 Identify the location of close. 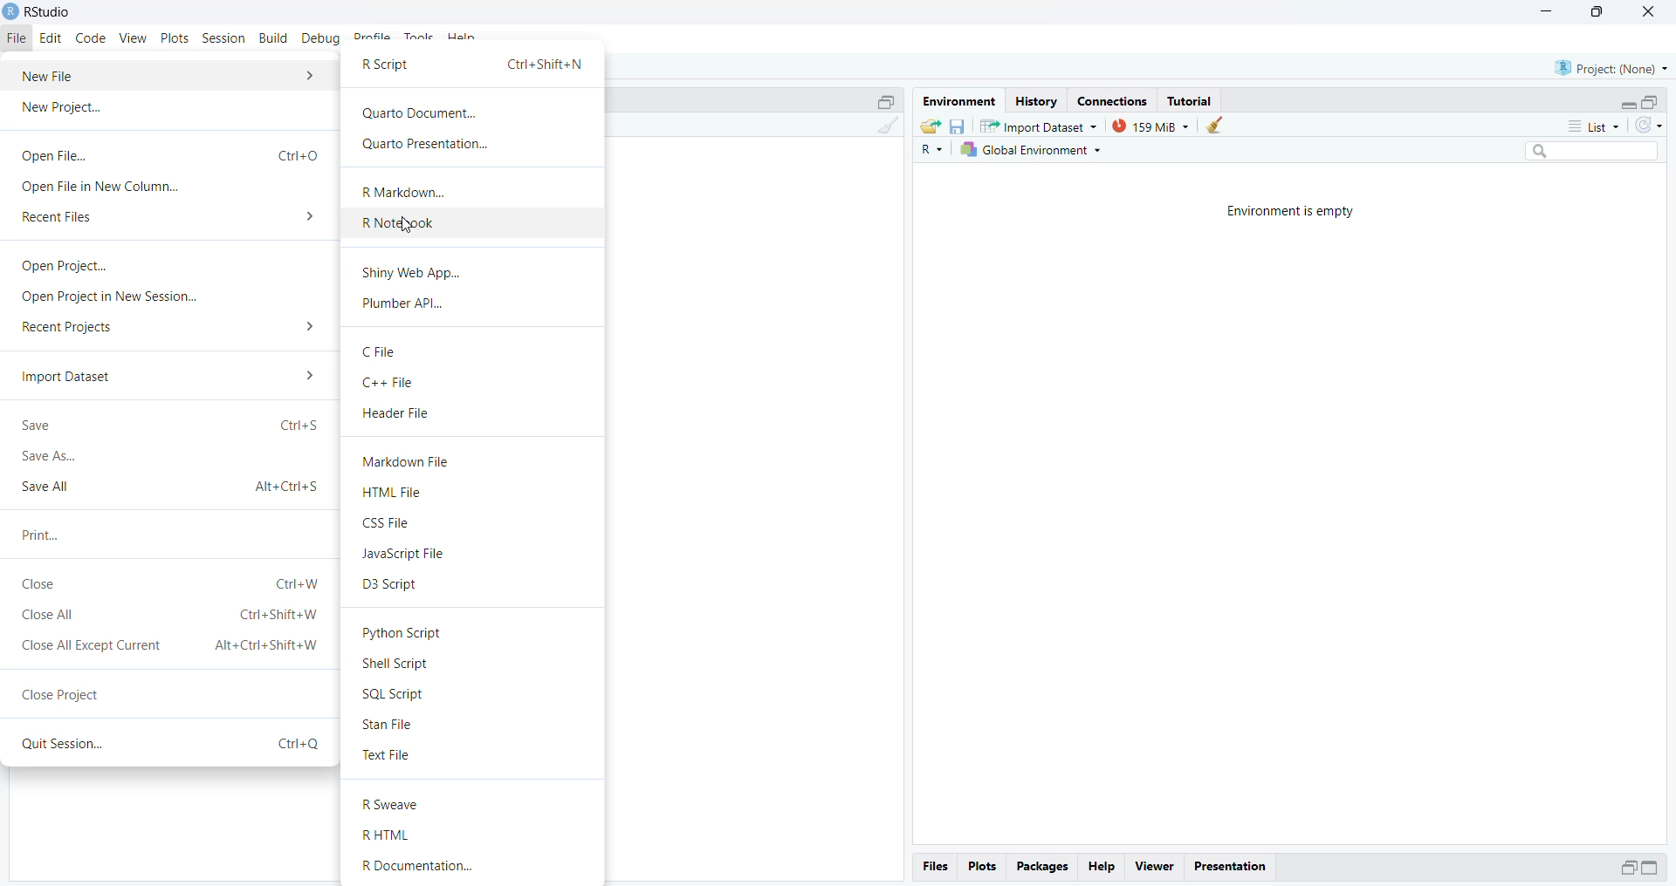
(1645, 11).